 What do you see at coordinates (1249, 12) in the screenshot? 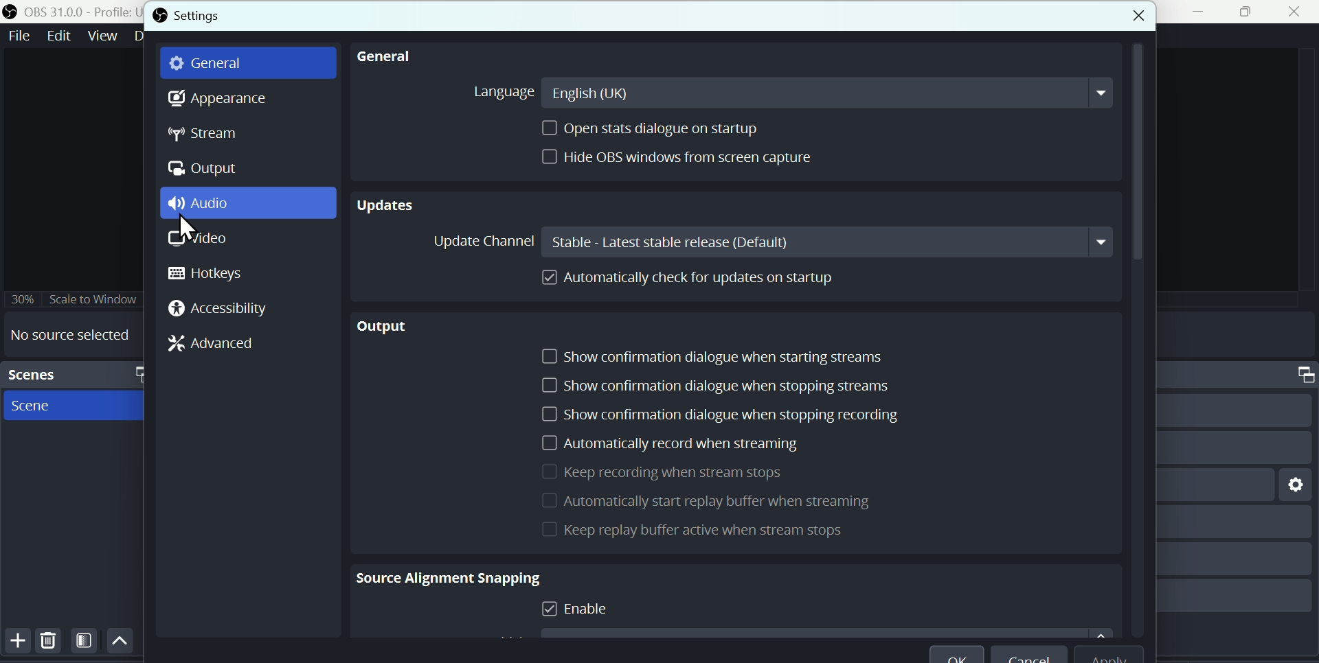
I see `maximise` at bounding box center [1249, 12].